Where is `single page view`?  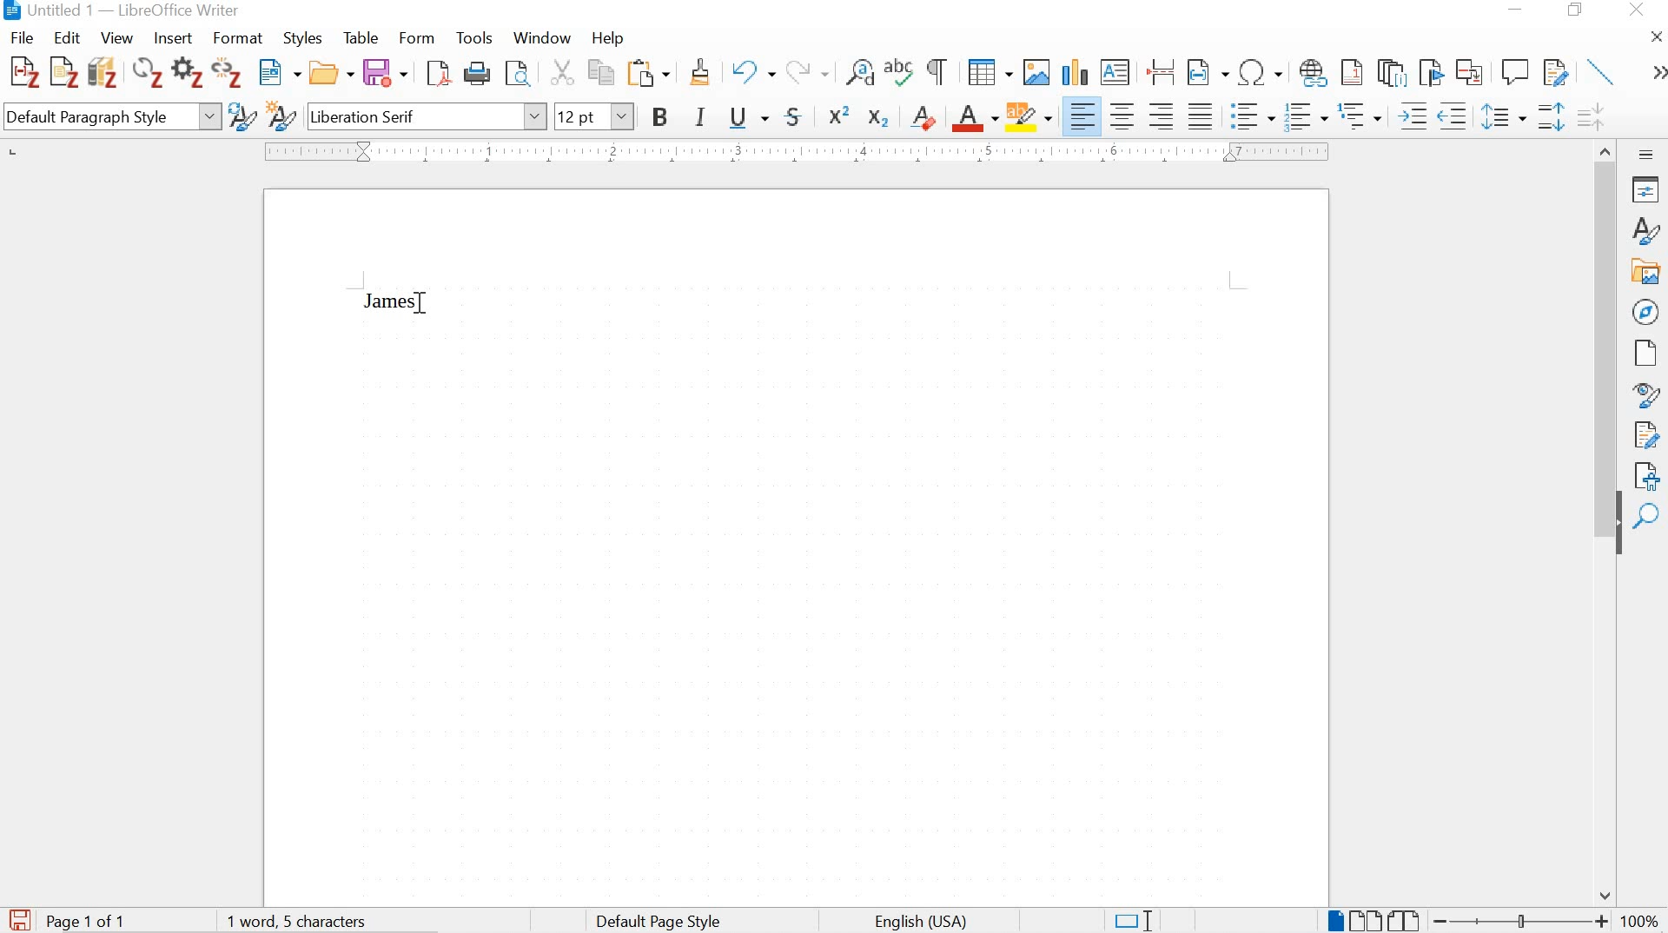
single page view is located at coordinates (1334, 920).